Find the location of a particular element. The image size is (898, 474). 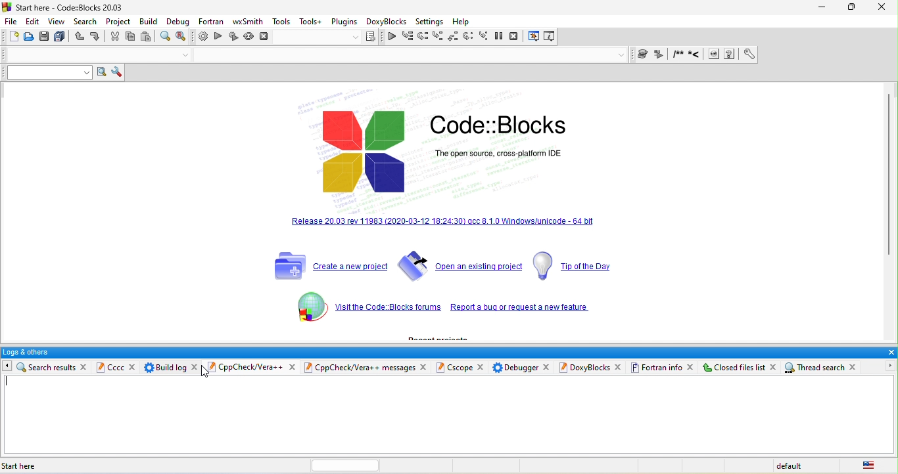

close is located at coordinates (692, 366).